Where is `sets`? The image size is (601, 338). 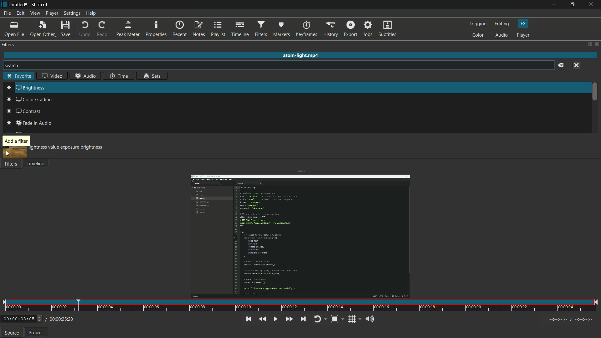
sets is located at coordinates (153, 76).